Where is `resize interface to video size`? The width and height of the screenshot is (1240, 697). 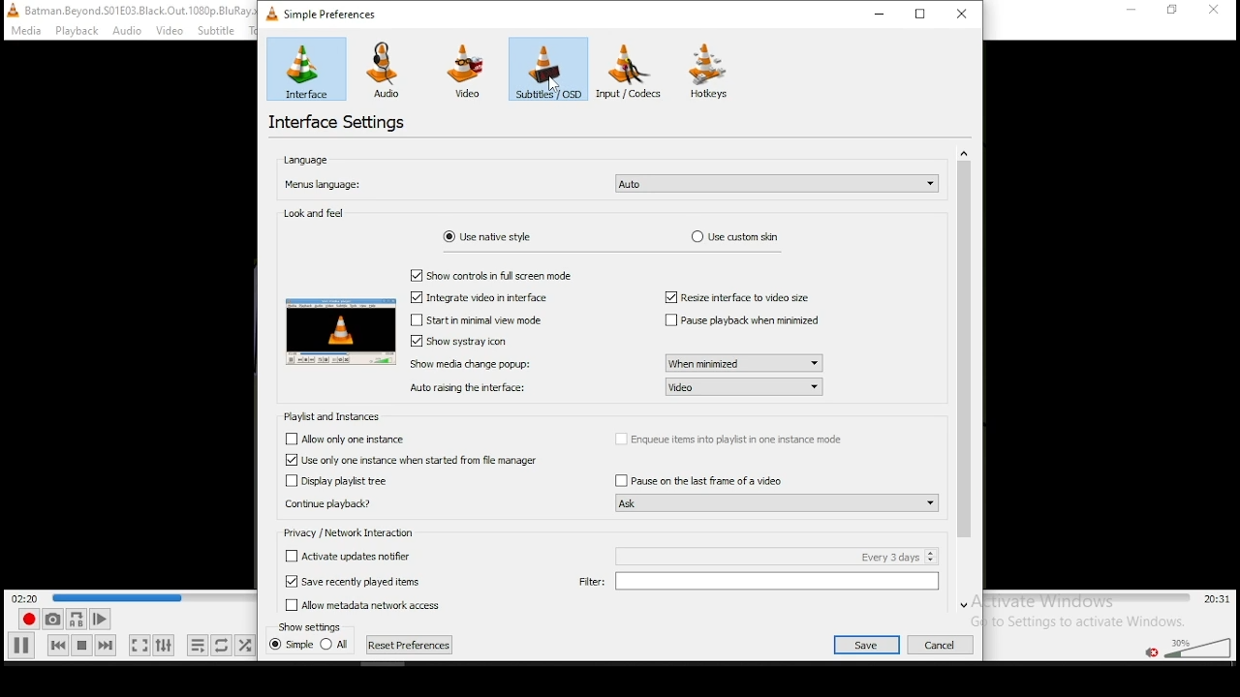
resize interface to video size is located at coordinates (738, 296).